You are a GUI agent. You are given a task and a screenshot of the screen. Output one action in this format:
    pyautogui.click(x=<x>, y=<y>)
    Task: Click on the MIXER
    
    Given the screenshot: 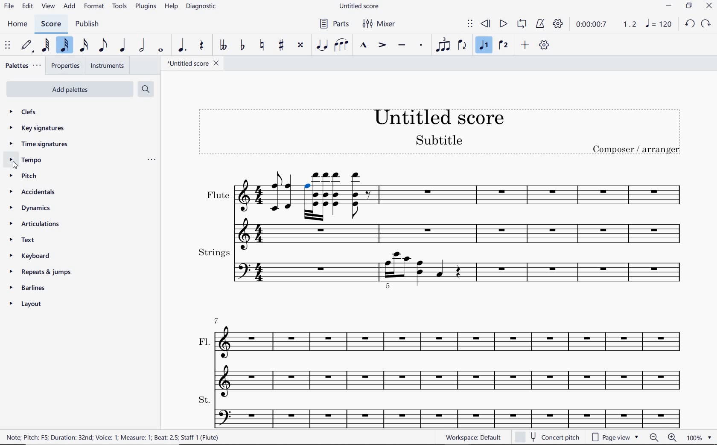 What is the action you would take?
    pyautogui.click(x=382, y=25)
    